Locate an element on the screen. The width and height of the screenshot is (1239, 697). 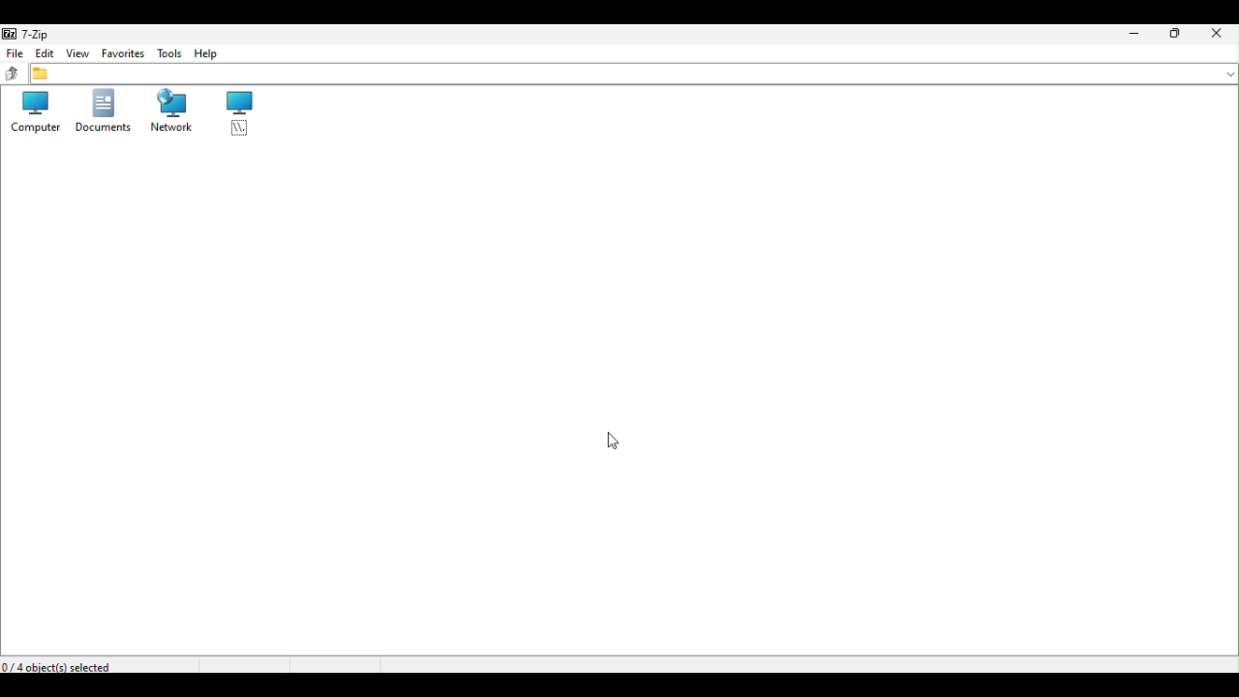
help is located at coordinates (216, 55).